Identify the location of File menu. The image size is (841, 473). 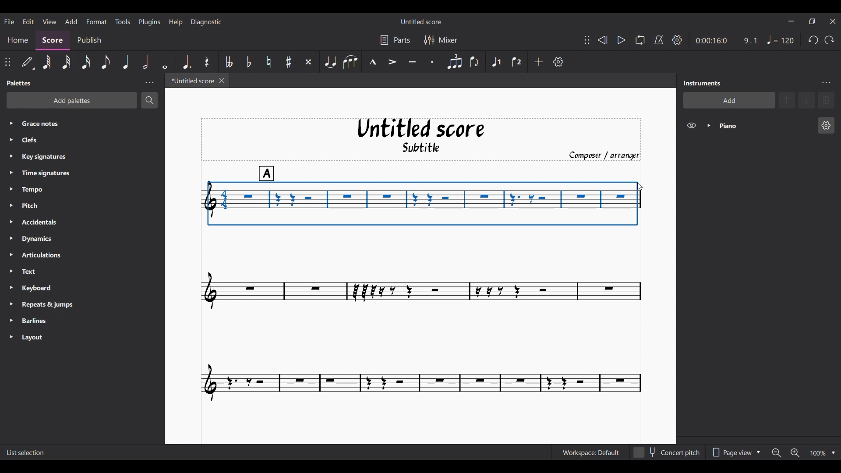
(9, 21).